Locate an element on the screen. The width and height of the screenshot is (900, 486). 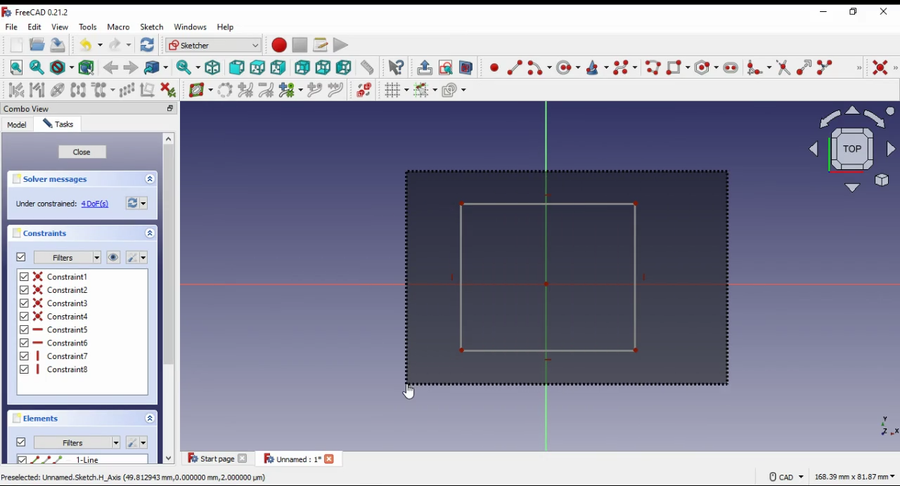
toggle grid is located at coordinates (396, 90).